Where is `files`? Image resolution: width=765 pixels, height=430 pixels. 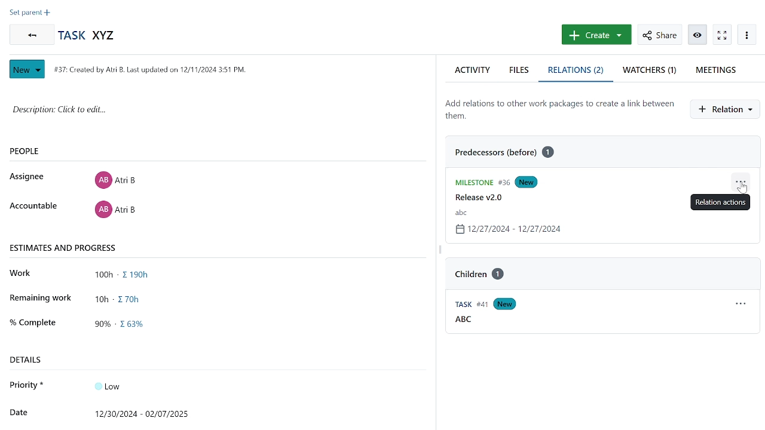 files is located at coordinates (521, 70).